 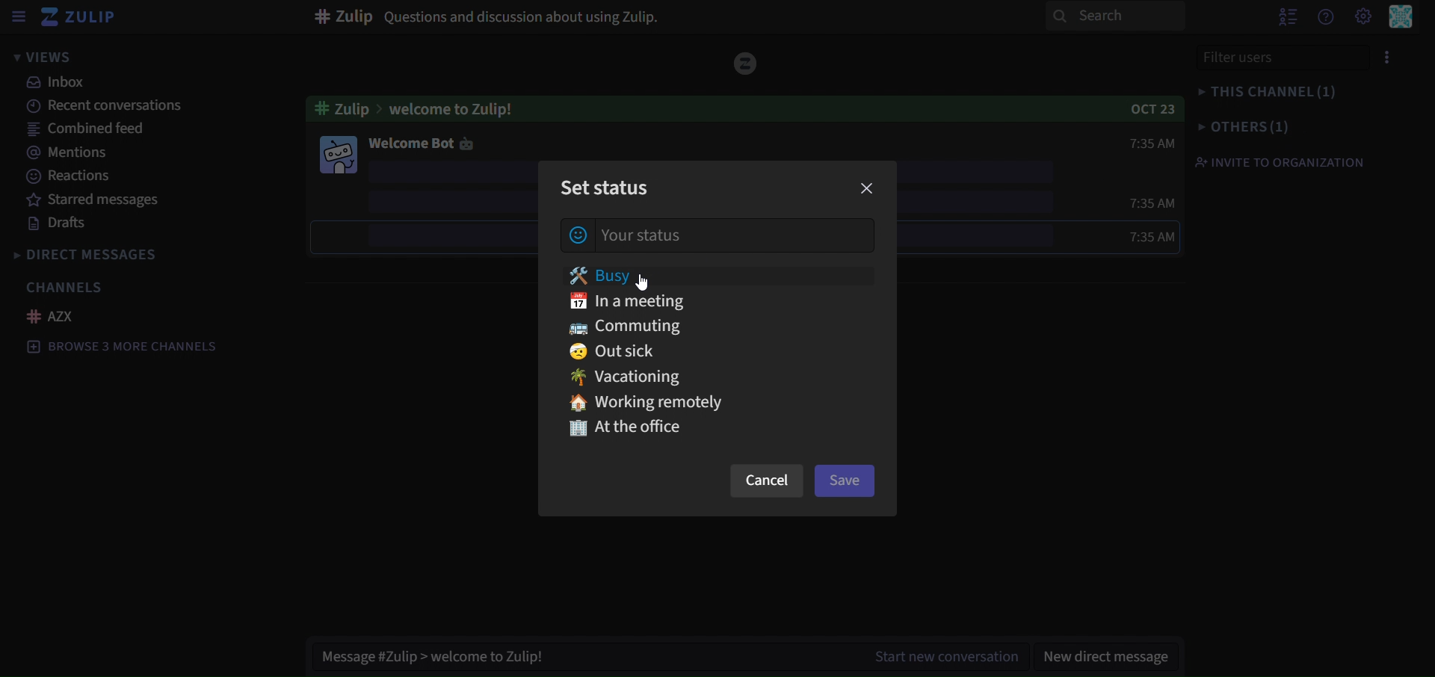 I want to click on perssonal menu, so click(x=1400, y=17).